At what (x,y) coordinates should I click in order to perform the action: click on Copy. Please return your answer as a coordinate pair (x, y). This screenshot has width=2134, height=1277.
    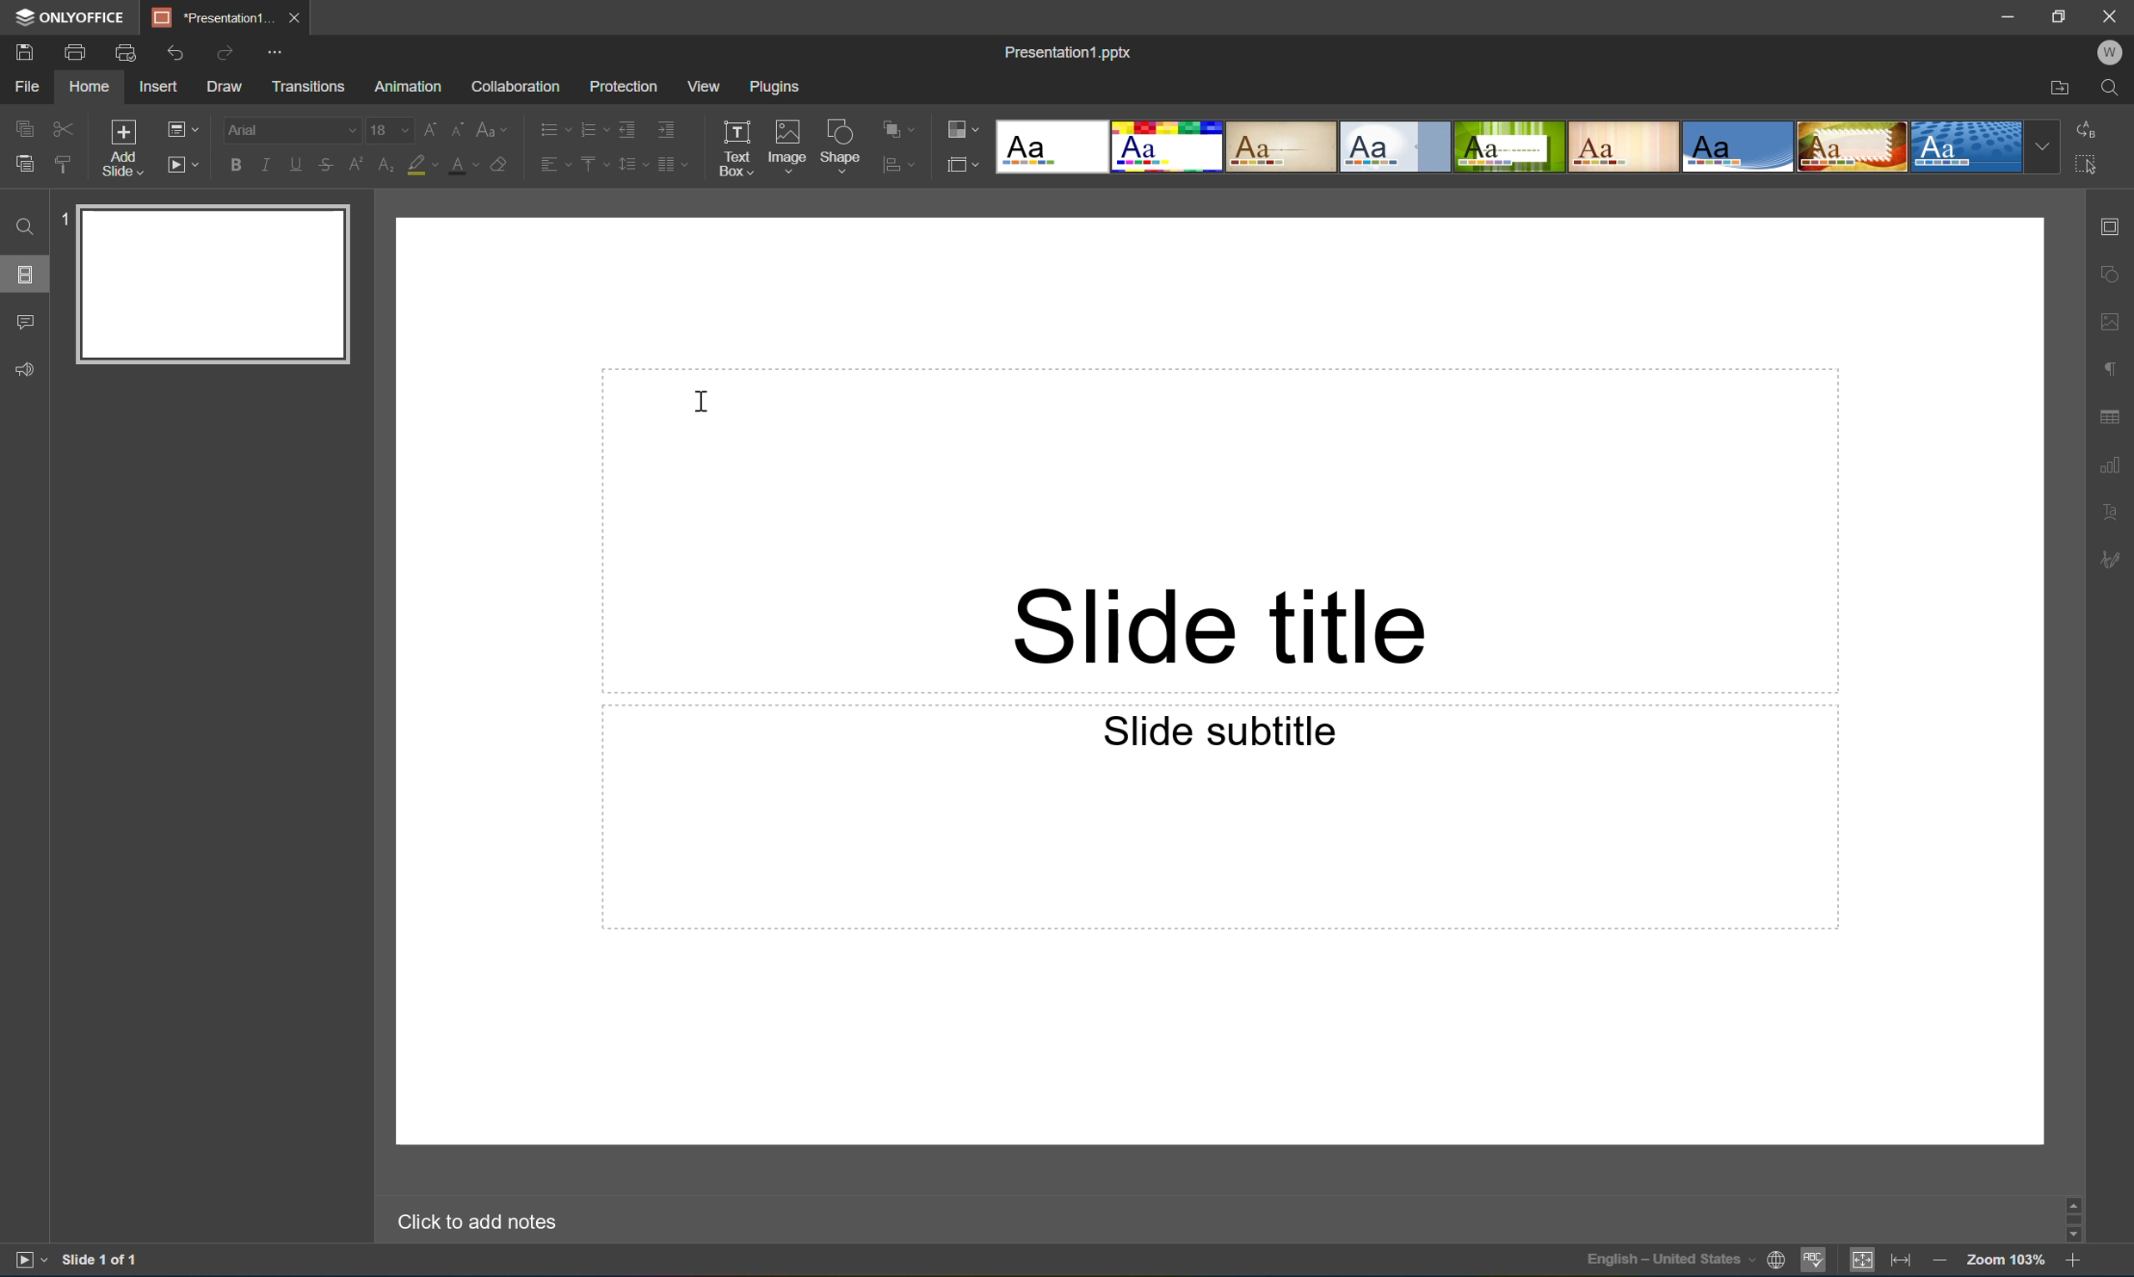
    Looking at the image, I should click on (22, 123).